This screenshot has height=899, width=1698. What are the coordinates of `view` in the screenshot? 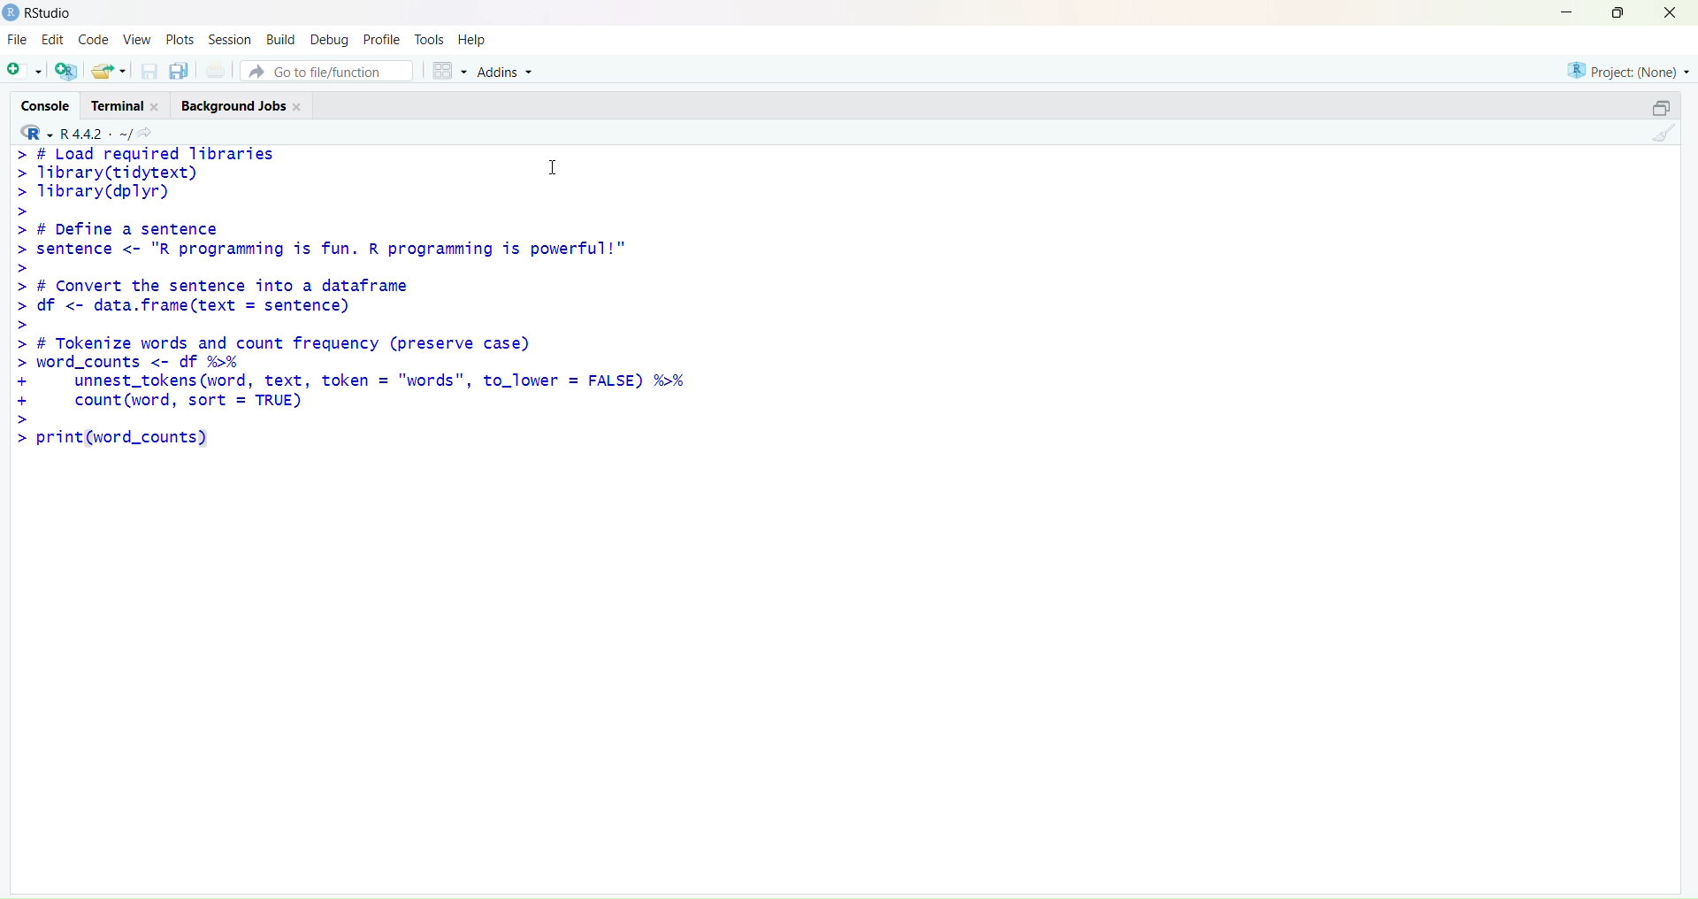 It's located at (139, 39).